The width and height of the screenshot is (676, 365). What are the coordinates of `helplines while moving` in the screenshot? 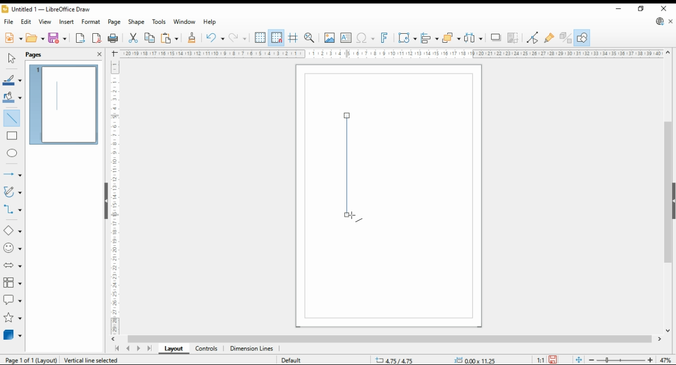 It's located at (293, 38).